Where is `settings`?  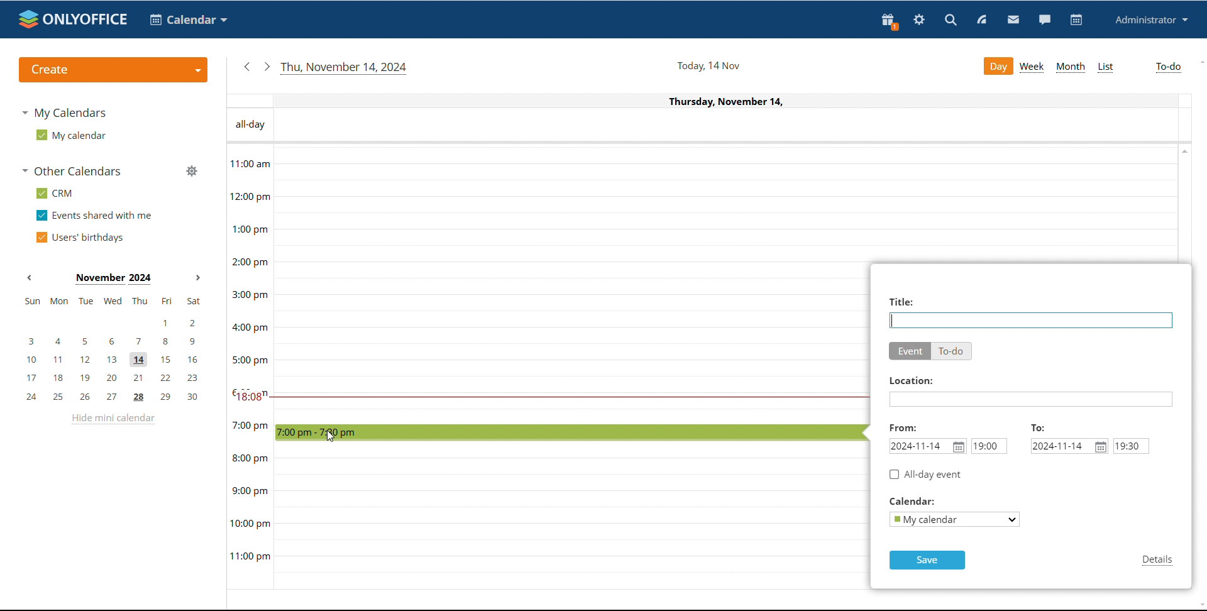
settings is located at coordinates (919, 21).